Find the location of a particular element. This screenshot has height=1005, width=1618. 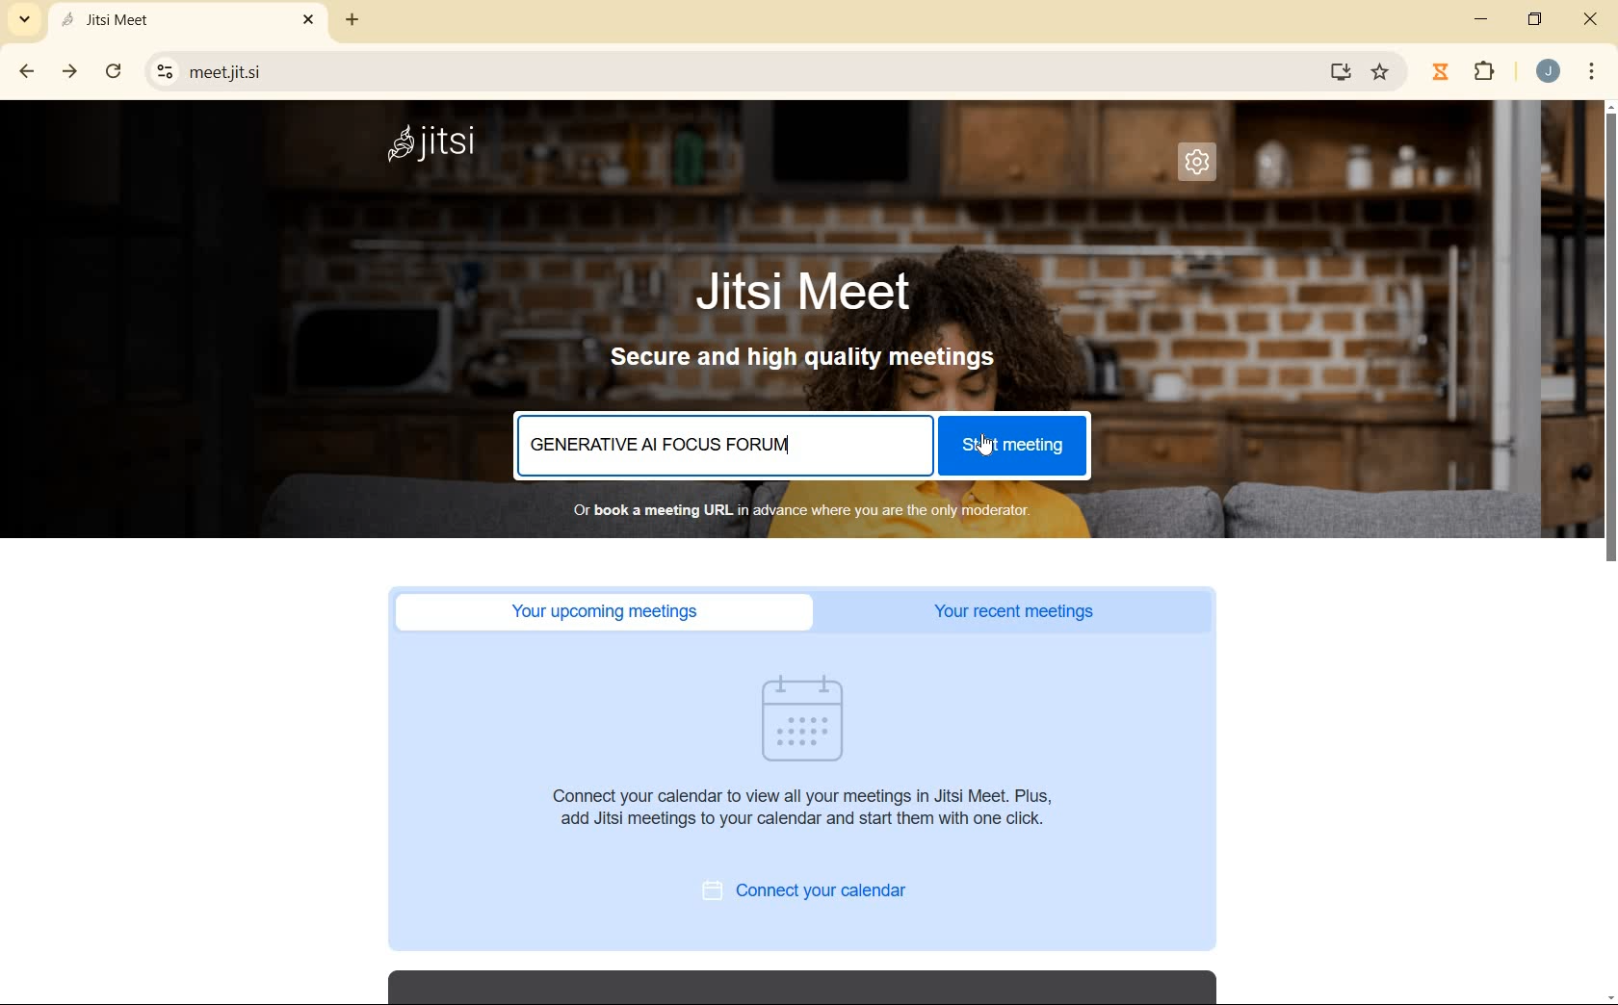

START MEETING is located at coordinates (1012, 450).